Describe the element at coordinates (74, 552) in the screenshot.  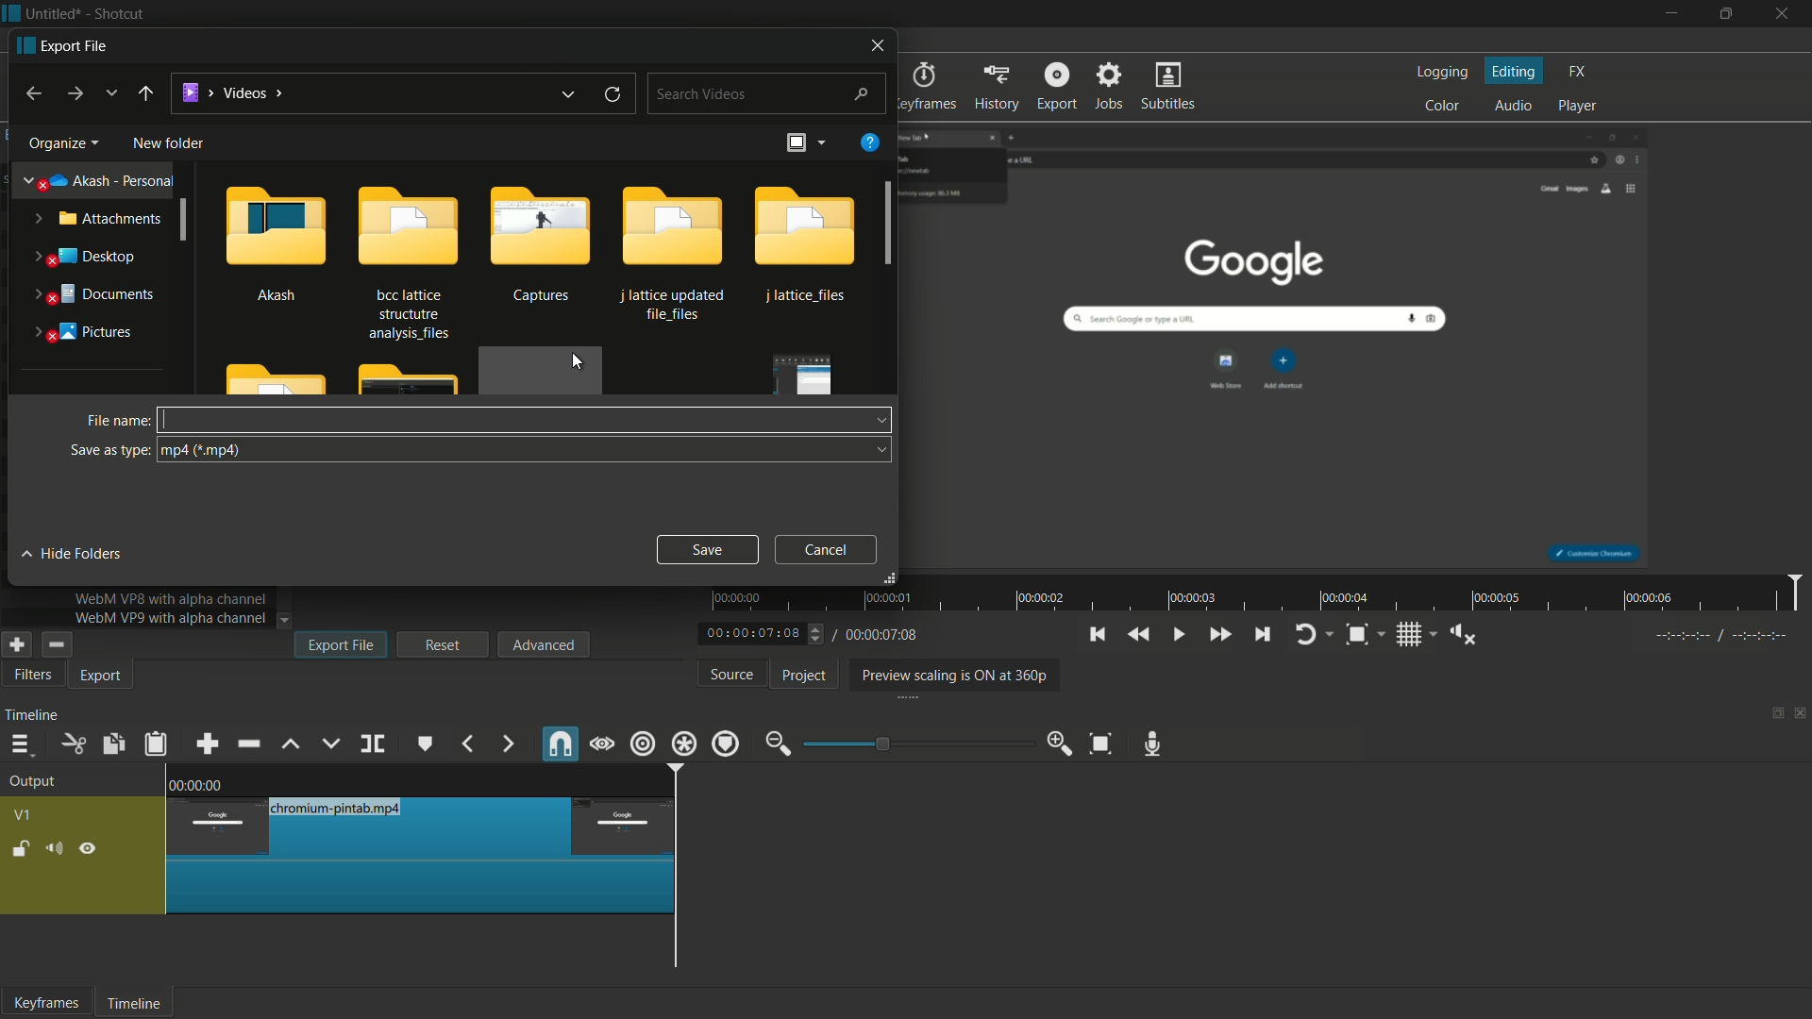
I see `hide folders` at that location.